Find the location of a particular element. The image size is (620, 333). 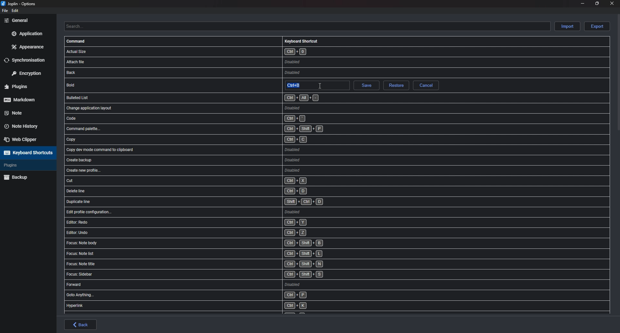

hotkey is located at coordinates (299, 85).